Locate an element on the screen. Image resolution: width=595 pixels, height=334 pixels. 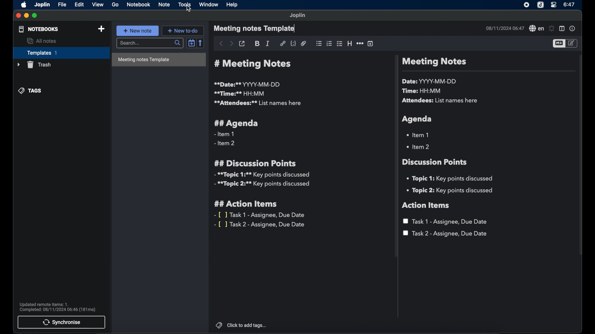
set alarm is located at coordinates (551, 28).